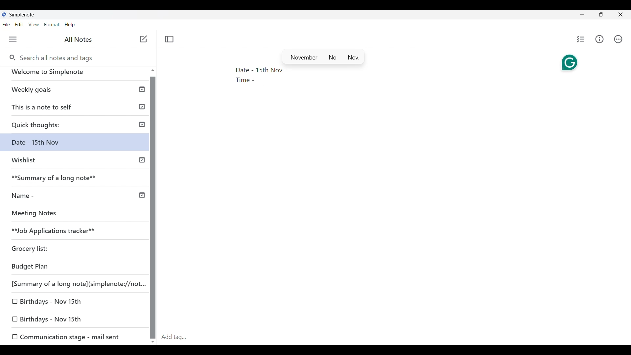  What do you see at coordinates (66, 336) in the screenshot?
I see `Unpublished note` at bounding box center [66, 336].